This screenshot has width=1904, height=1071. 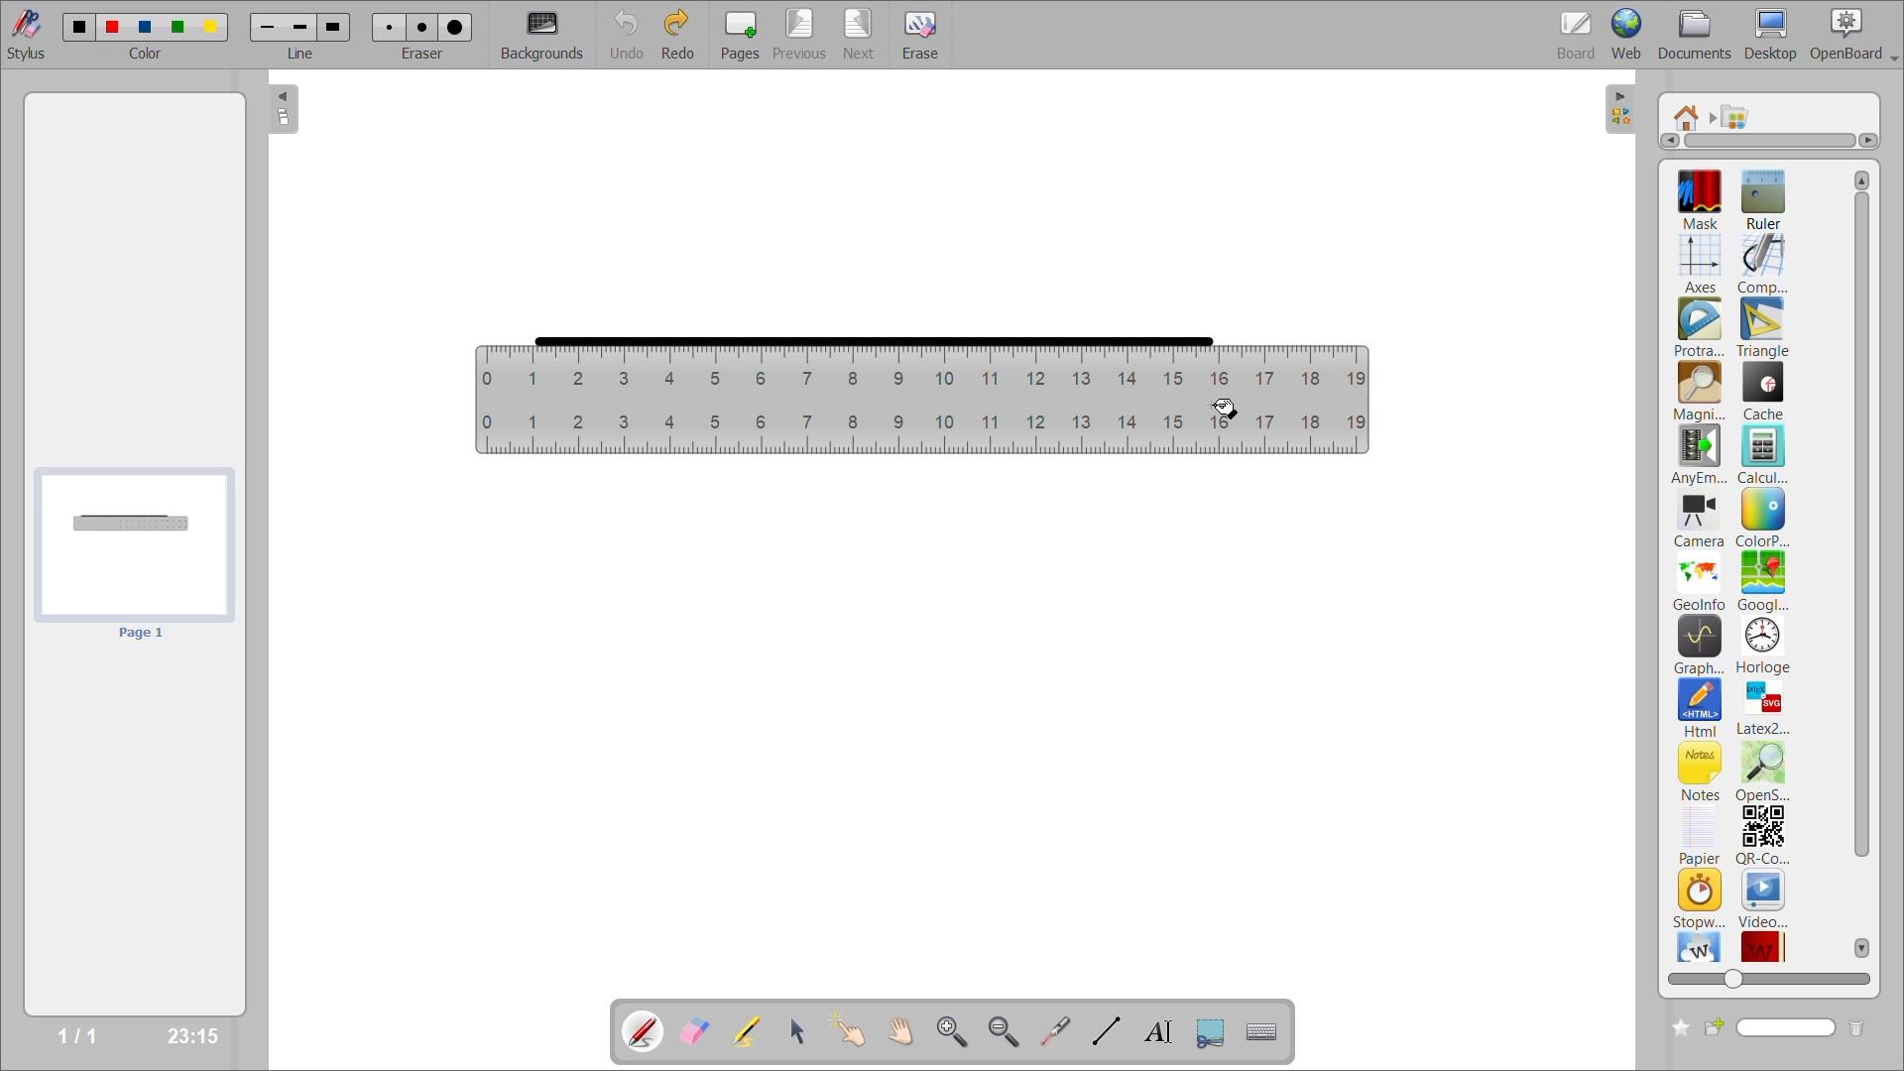 What do you see at coordinates (1763, 328) in the screenshot?
I see `triangle` at bounding box center [1763, 328].